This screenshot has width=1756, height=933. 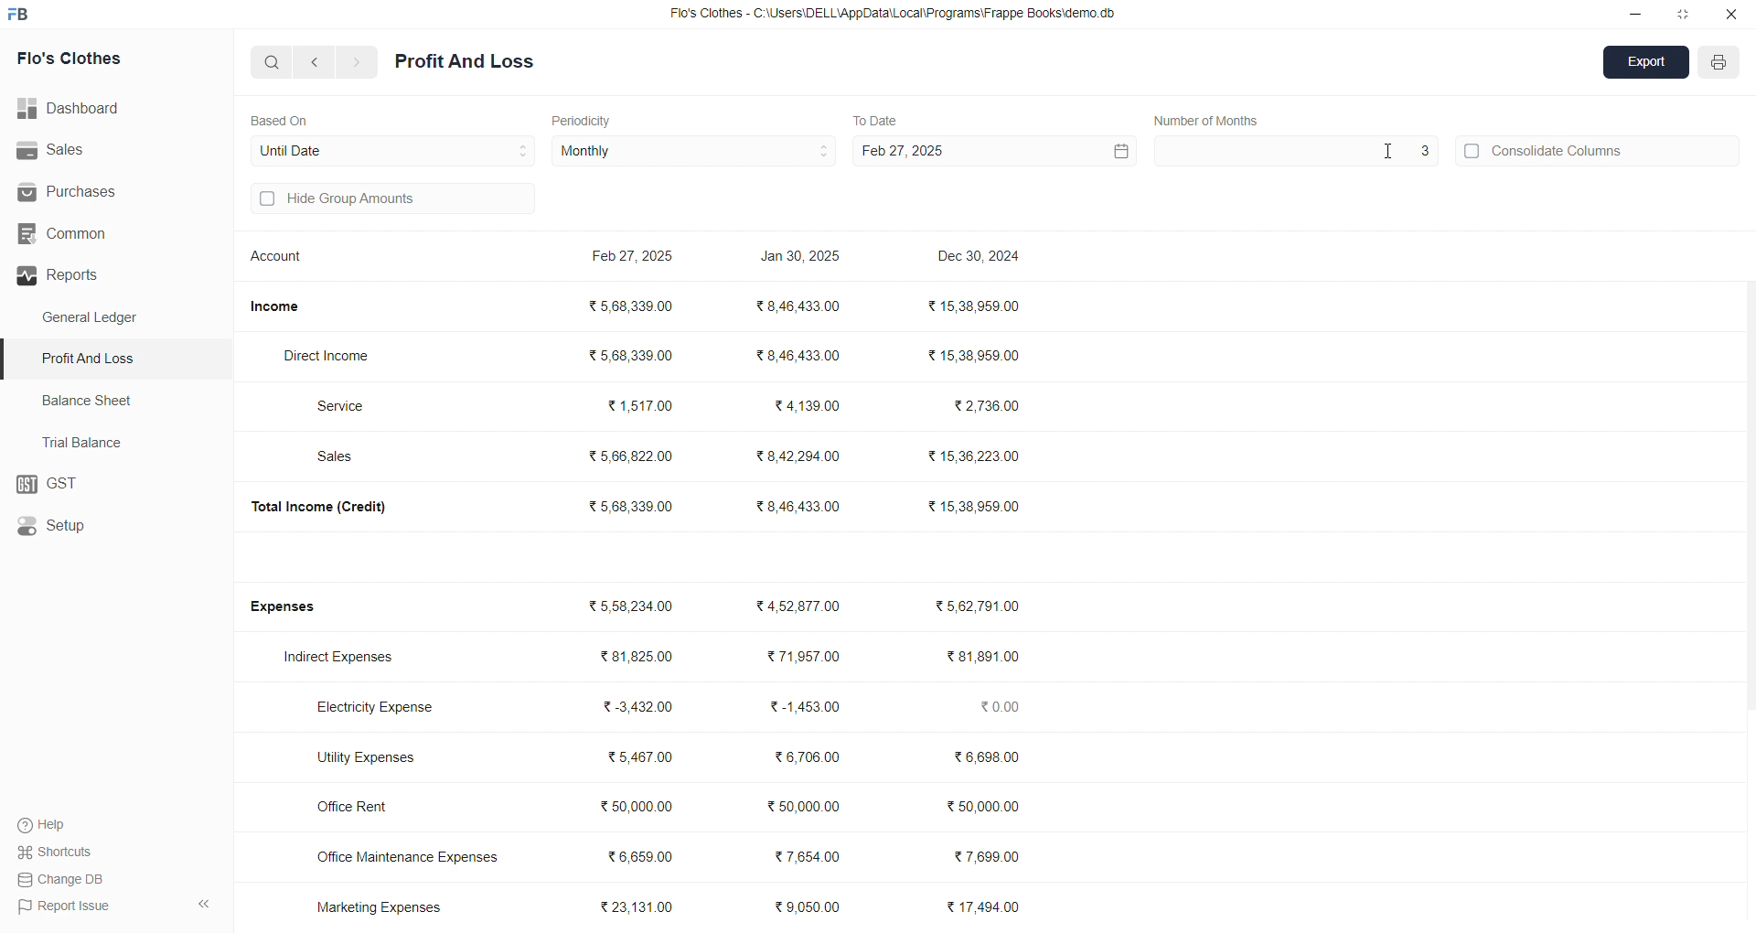 I want to click on ₹5,68,339.00, so click(x=634, y=506).